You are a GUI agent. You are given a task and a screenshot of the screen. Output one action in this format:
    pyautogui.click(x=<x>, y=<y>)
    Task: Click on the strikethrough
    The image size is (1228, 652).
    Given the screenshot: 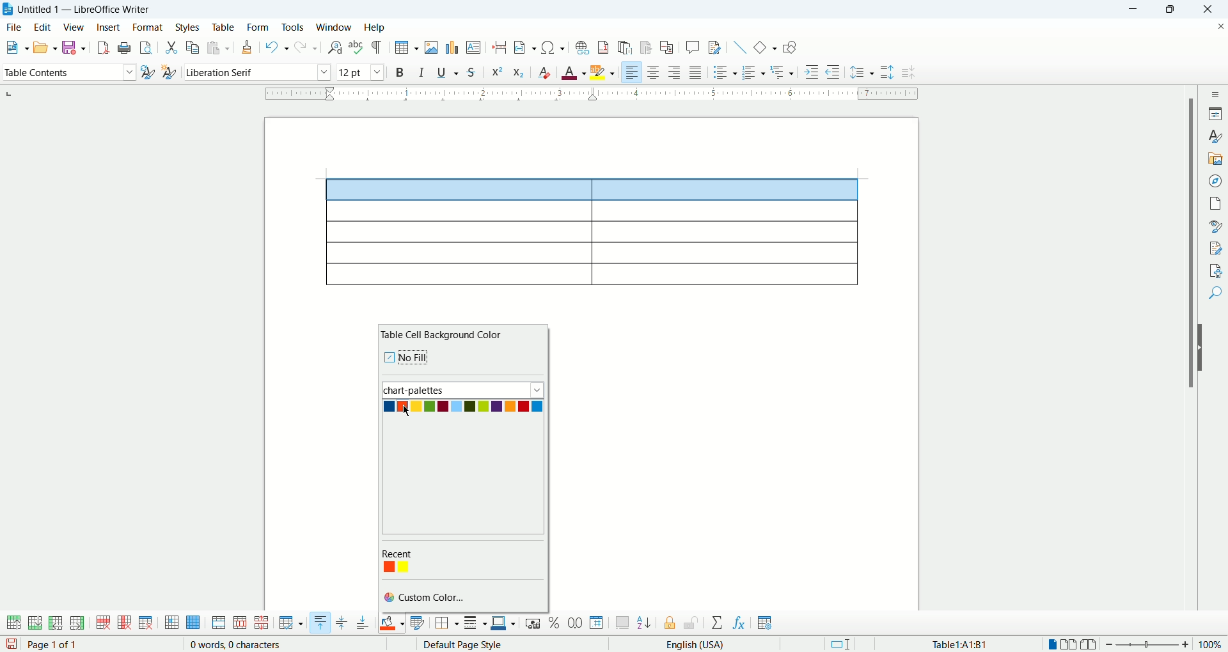 What is the action you would take?
    pyautogui.click(x=471, y=72)
    